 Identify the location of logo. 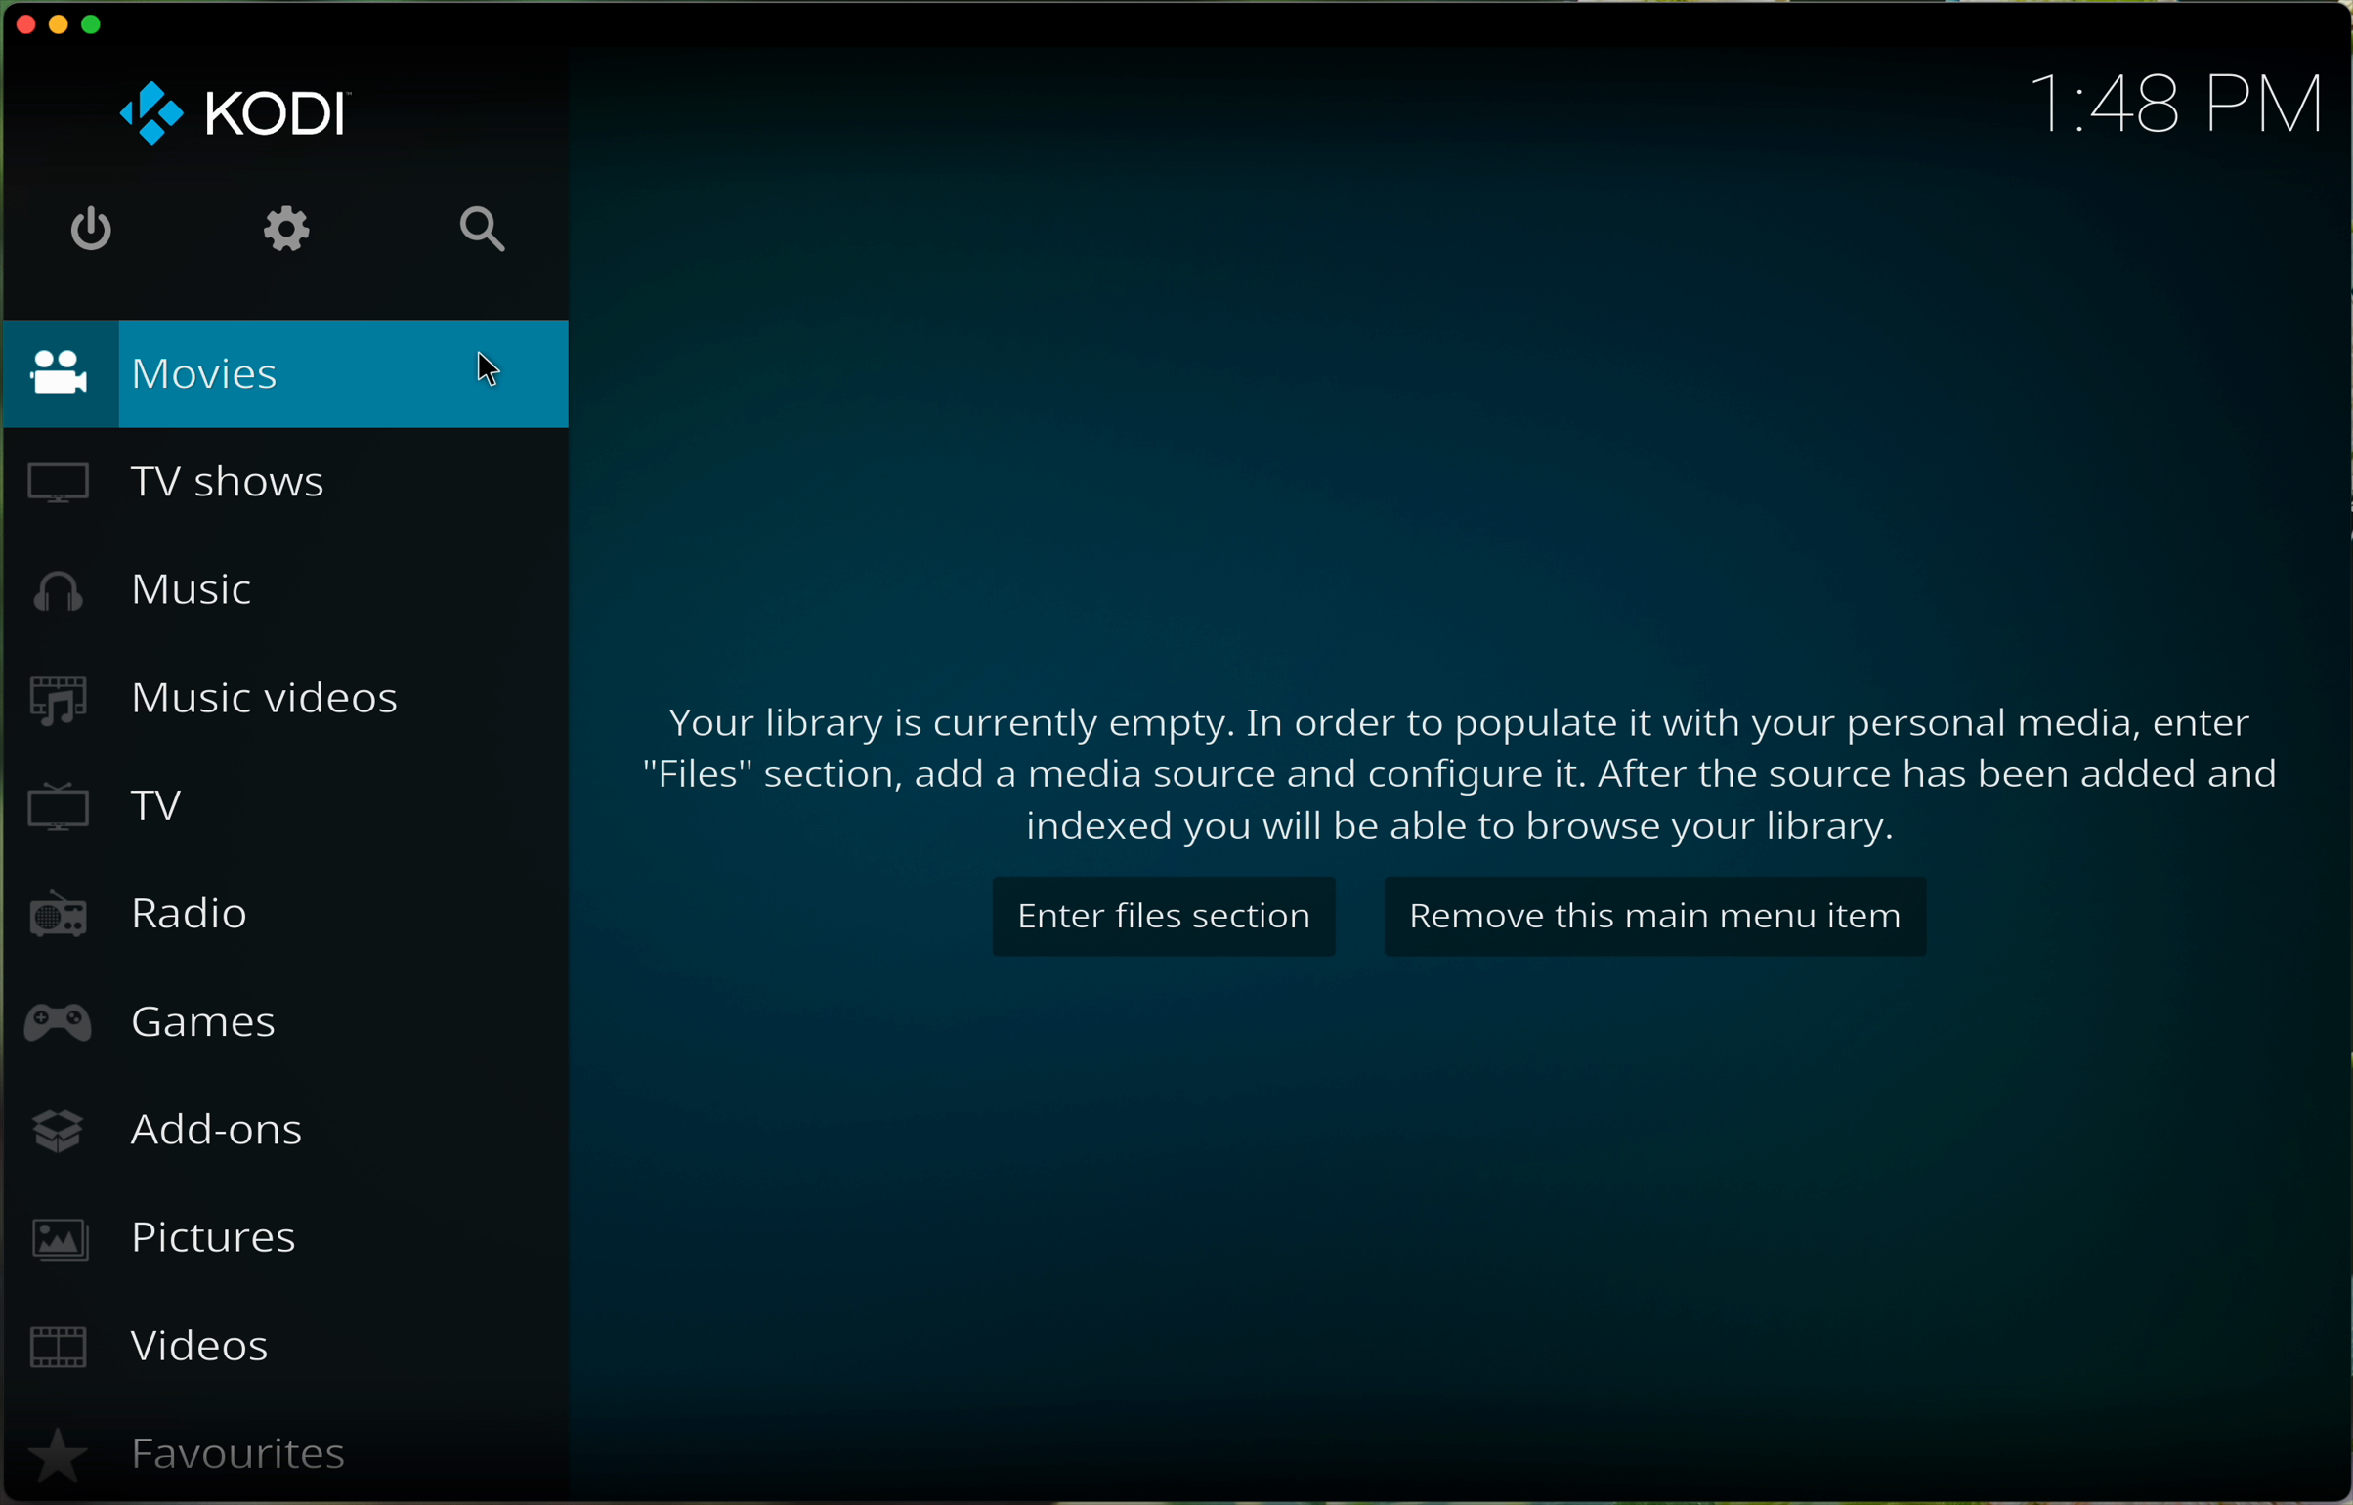
(246, 114).